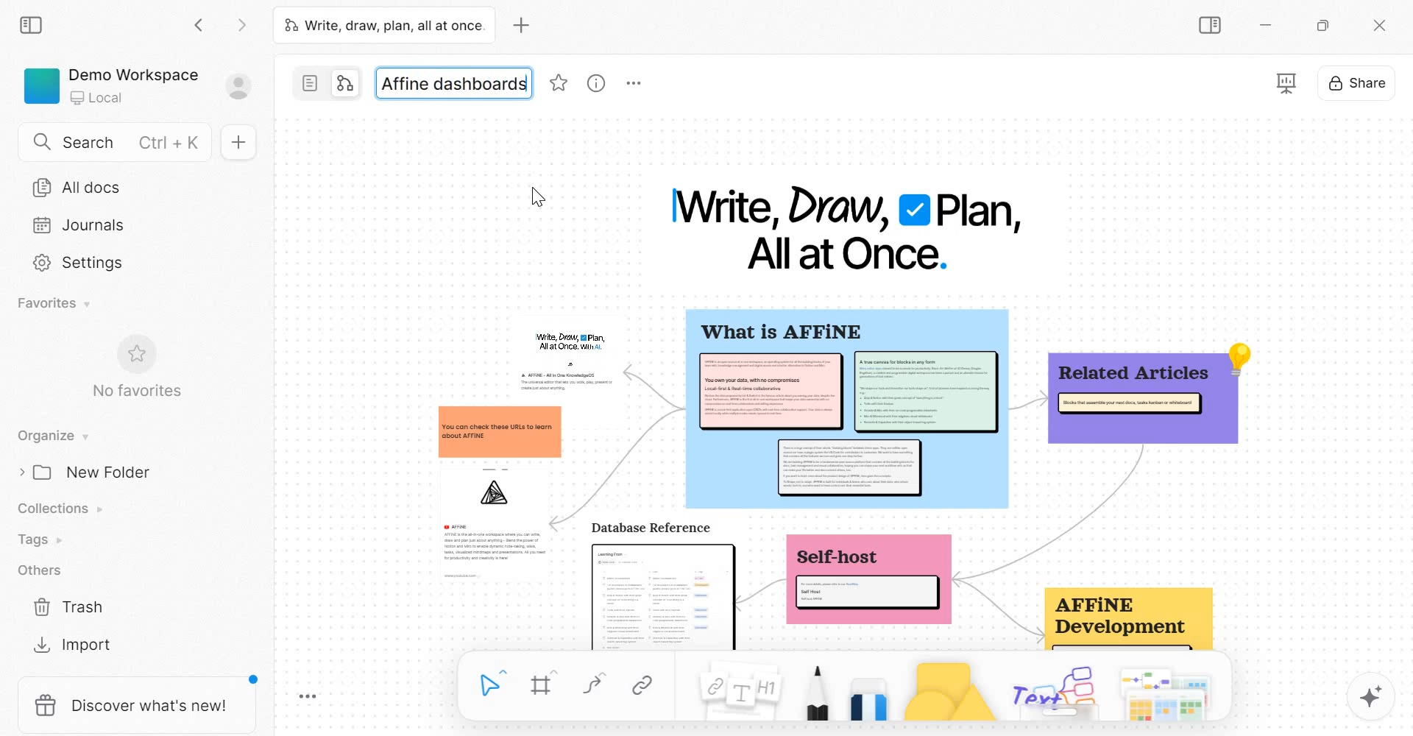 The width and height of the screenshot is (1413, 736). I want to click on favorite, so click(560, 84).